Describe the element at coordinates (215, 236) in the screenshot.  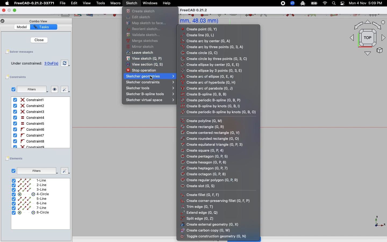
I see `Toggle construction geometry (G, N)` at that location.